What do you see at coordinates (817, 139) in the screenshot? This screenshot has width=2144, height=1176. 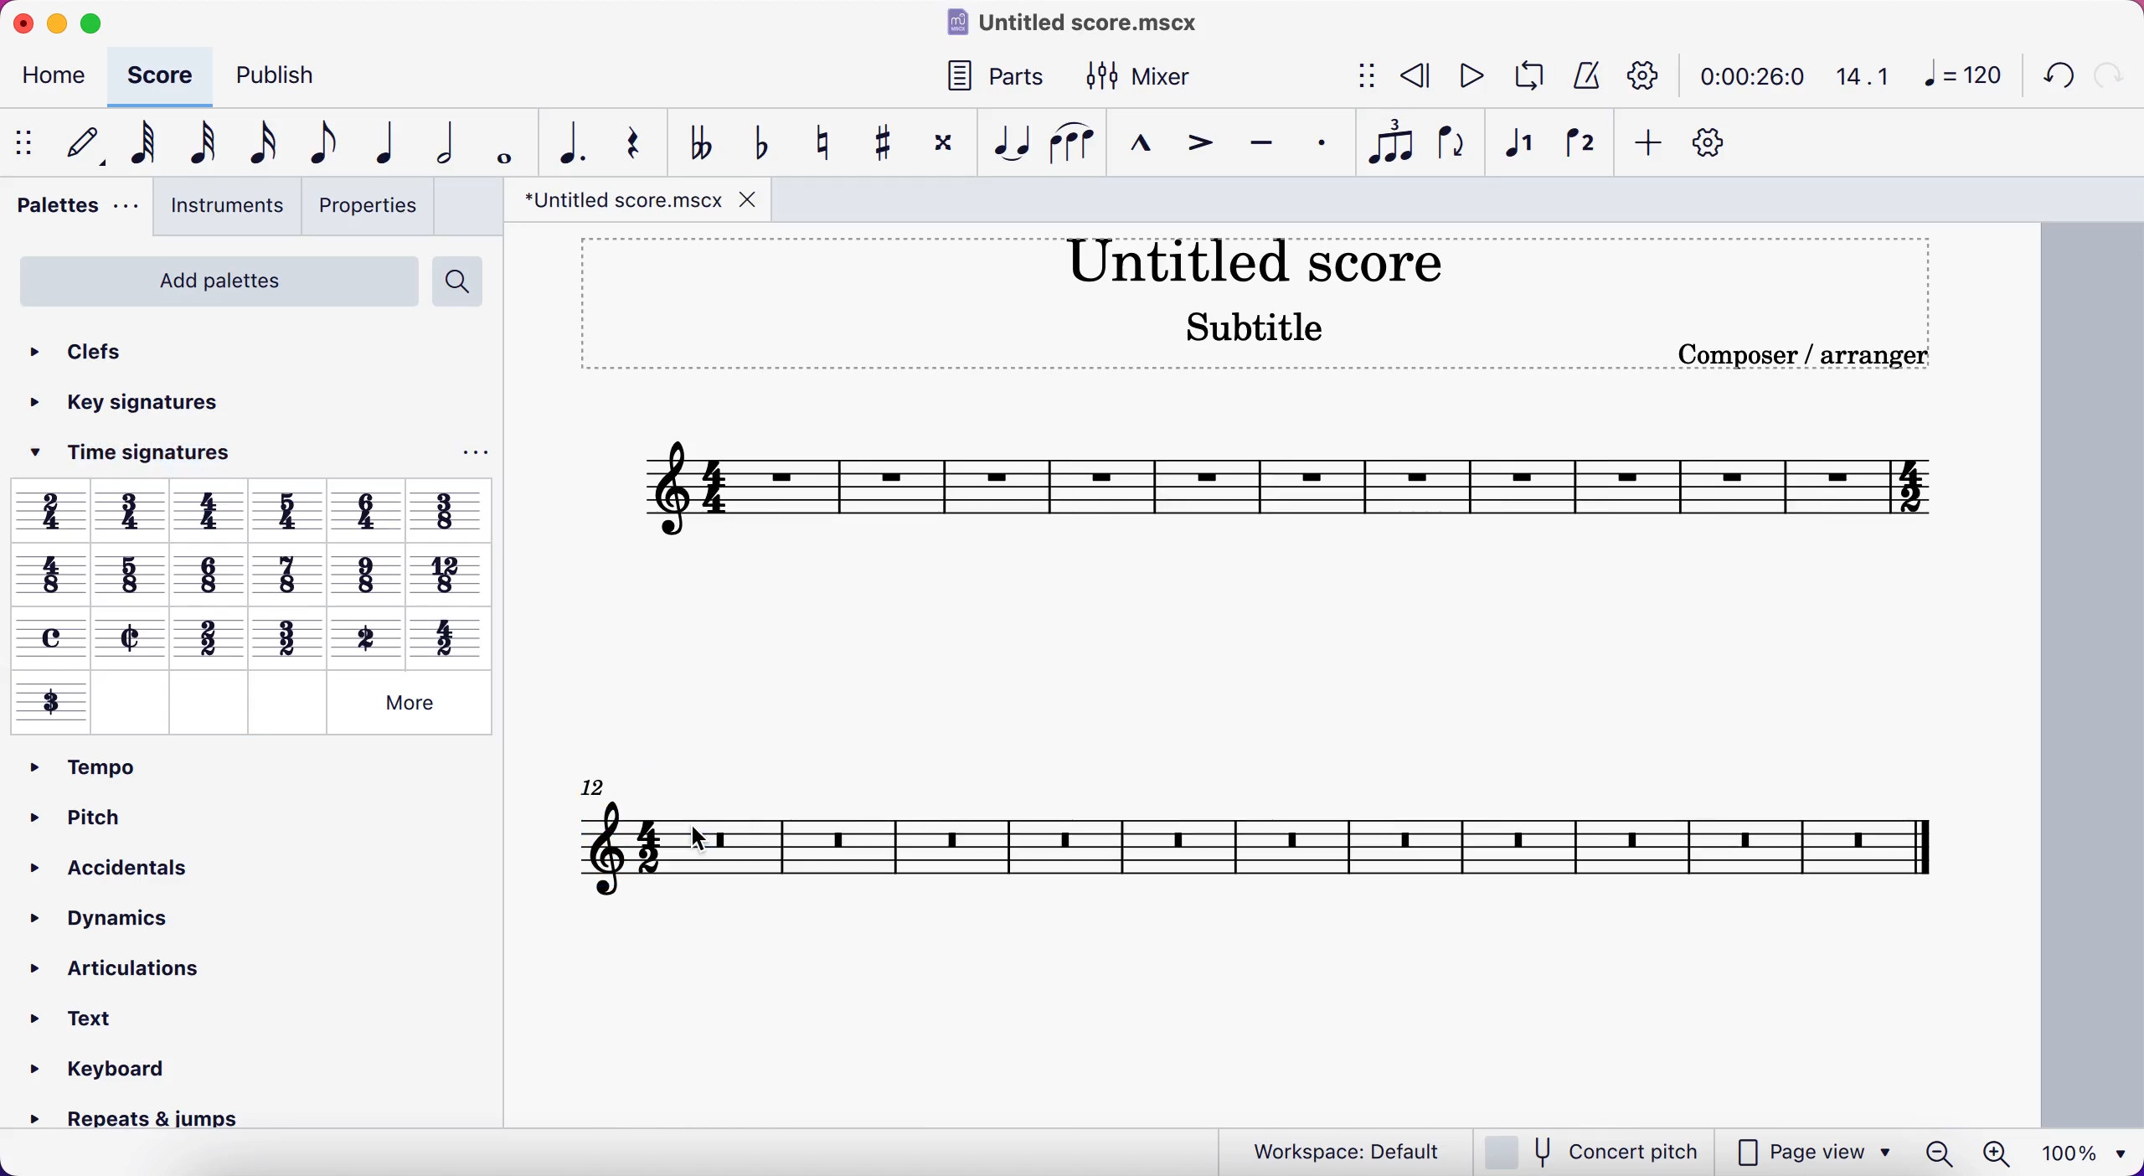 I see `toggle natural` at bounding box center [817, 139].